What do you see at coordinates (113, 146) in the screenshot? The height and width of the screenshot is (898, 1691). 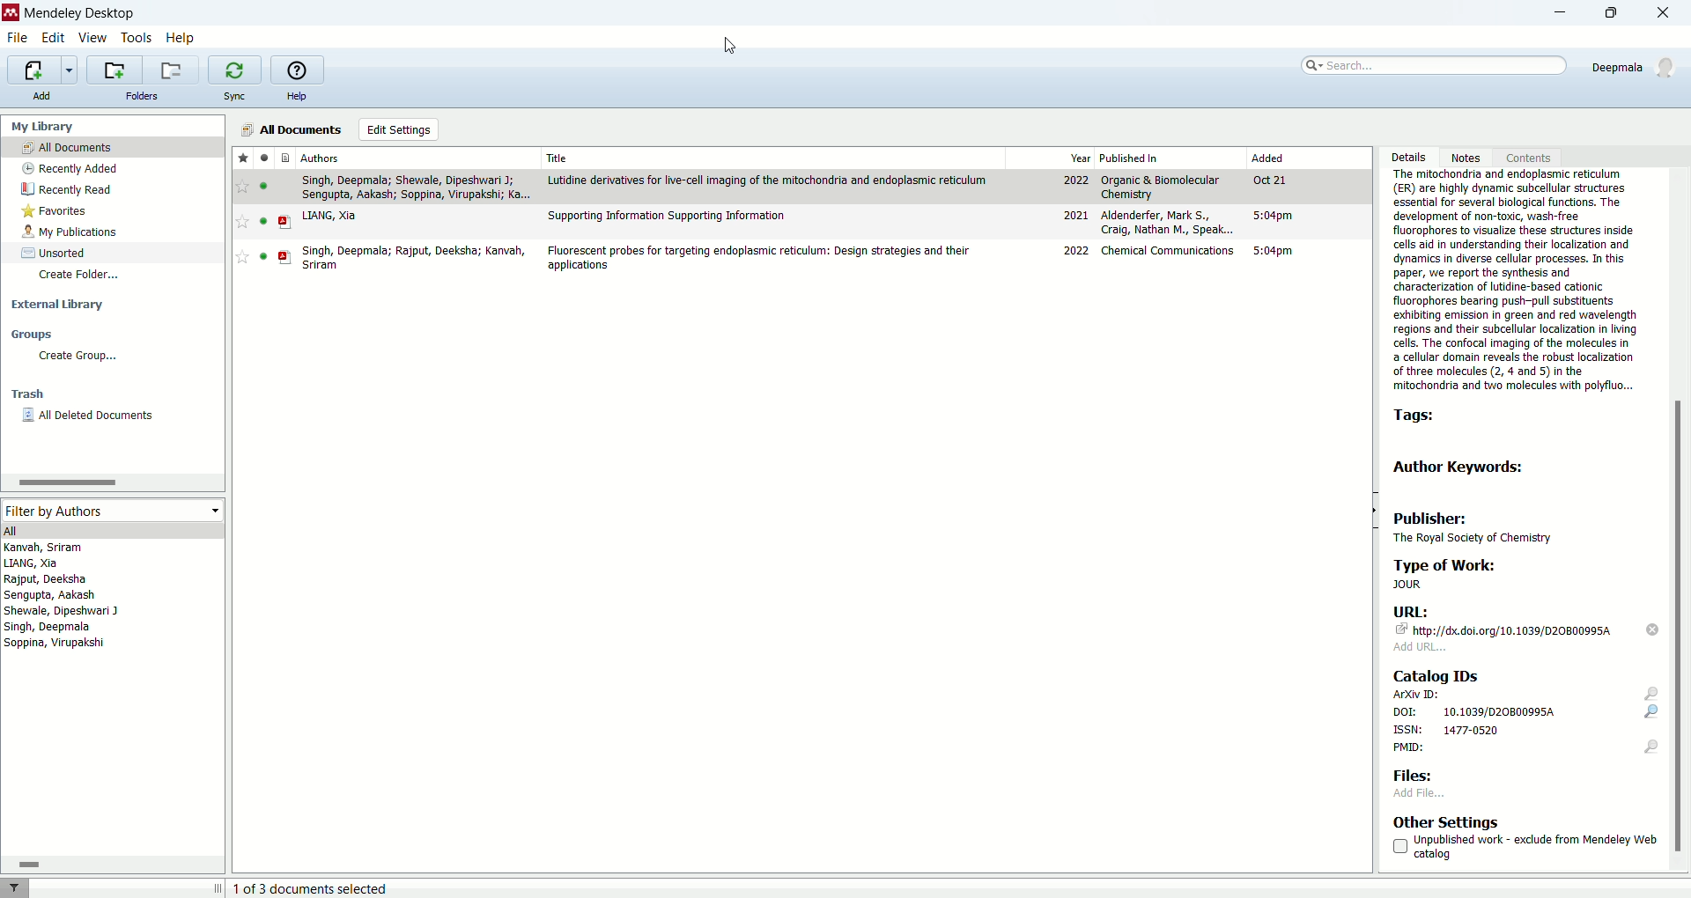 I see `all documents` at bounding box center [113, 146].